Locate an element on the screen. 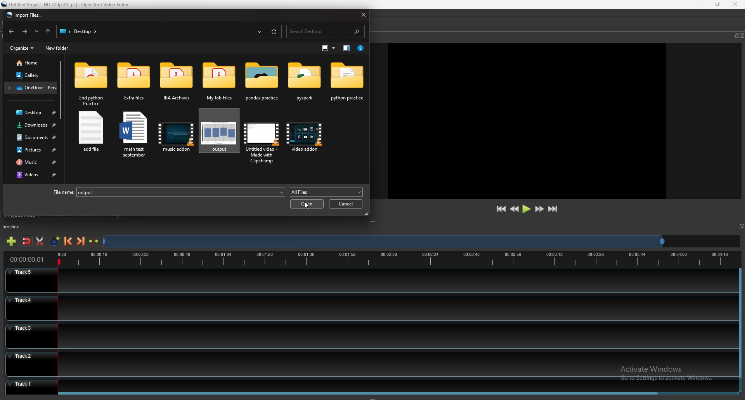 This screenshot has width=745, height=400. minimize is located at coordinates (701, 4).